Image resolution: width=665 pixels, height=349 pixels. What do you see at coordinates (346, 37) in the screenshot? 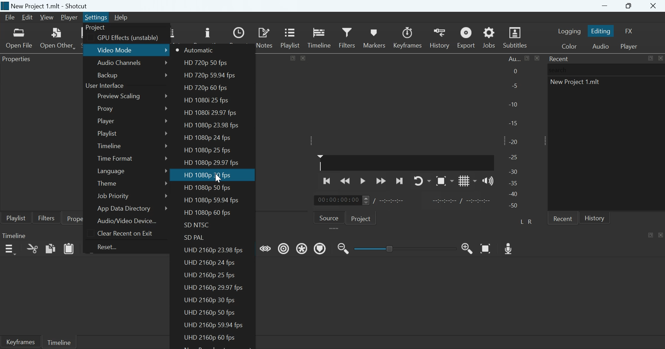
I see `Filters` at bounding box center [346, 37].